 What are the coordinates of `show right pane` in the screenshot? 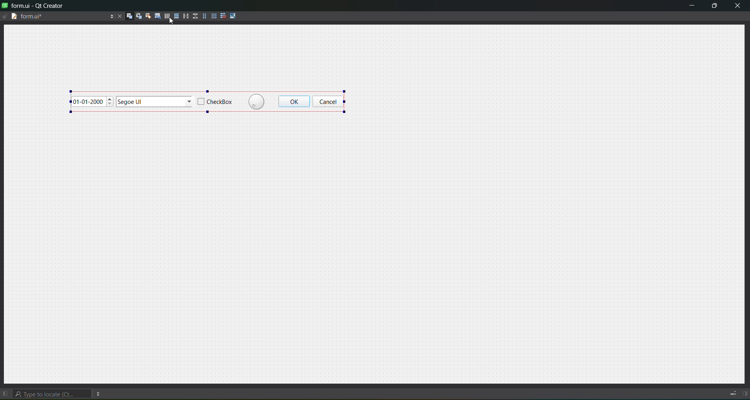 It's located at (744, 393).